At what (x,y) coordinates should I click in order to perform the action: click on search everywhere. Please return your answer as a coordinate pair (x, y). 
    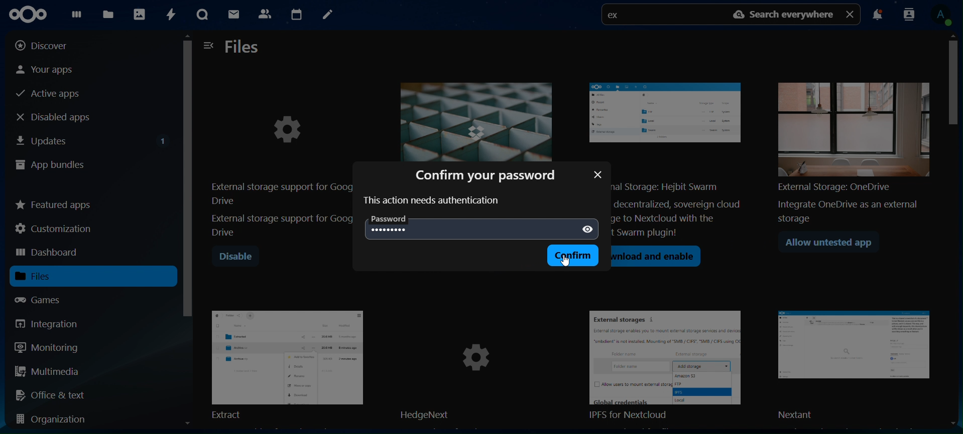
    Looking at the image, I should click on (785, 15).